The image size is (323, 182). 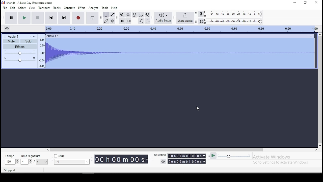 What do you see at coordinates (310, 36) in the screenshot?
I see `track options` at bounding box center [310, 36].